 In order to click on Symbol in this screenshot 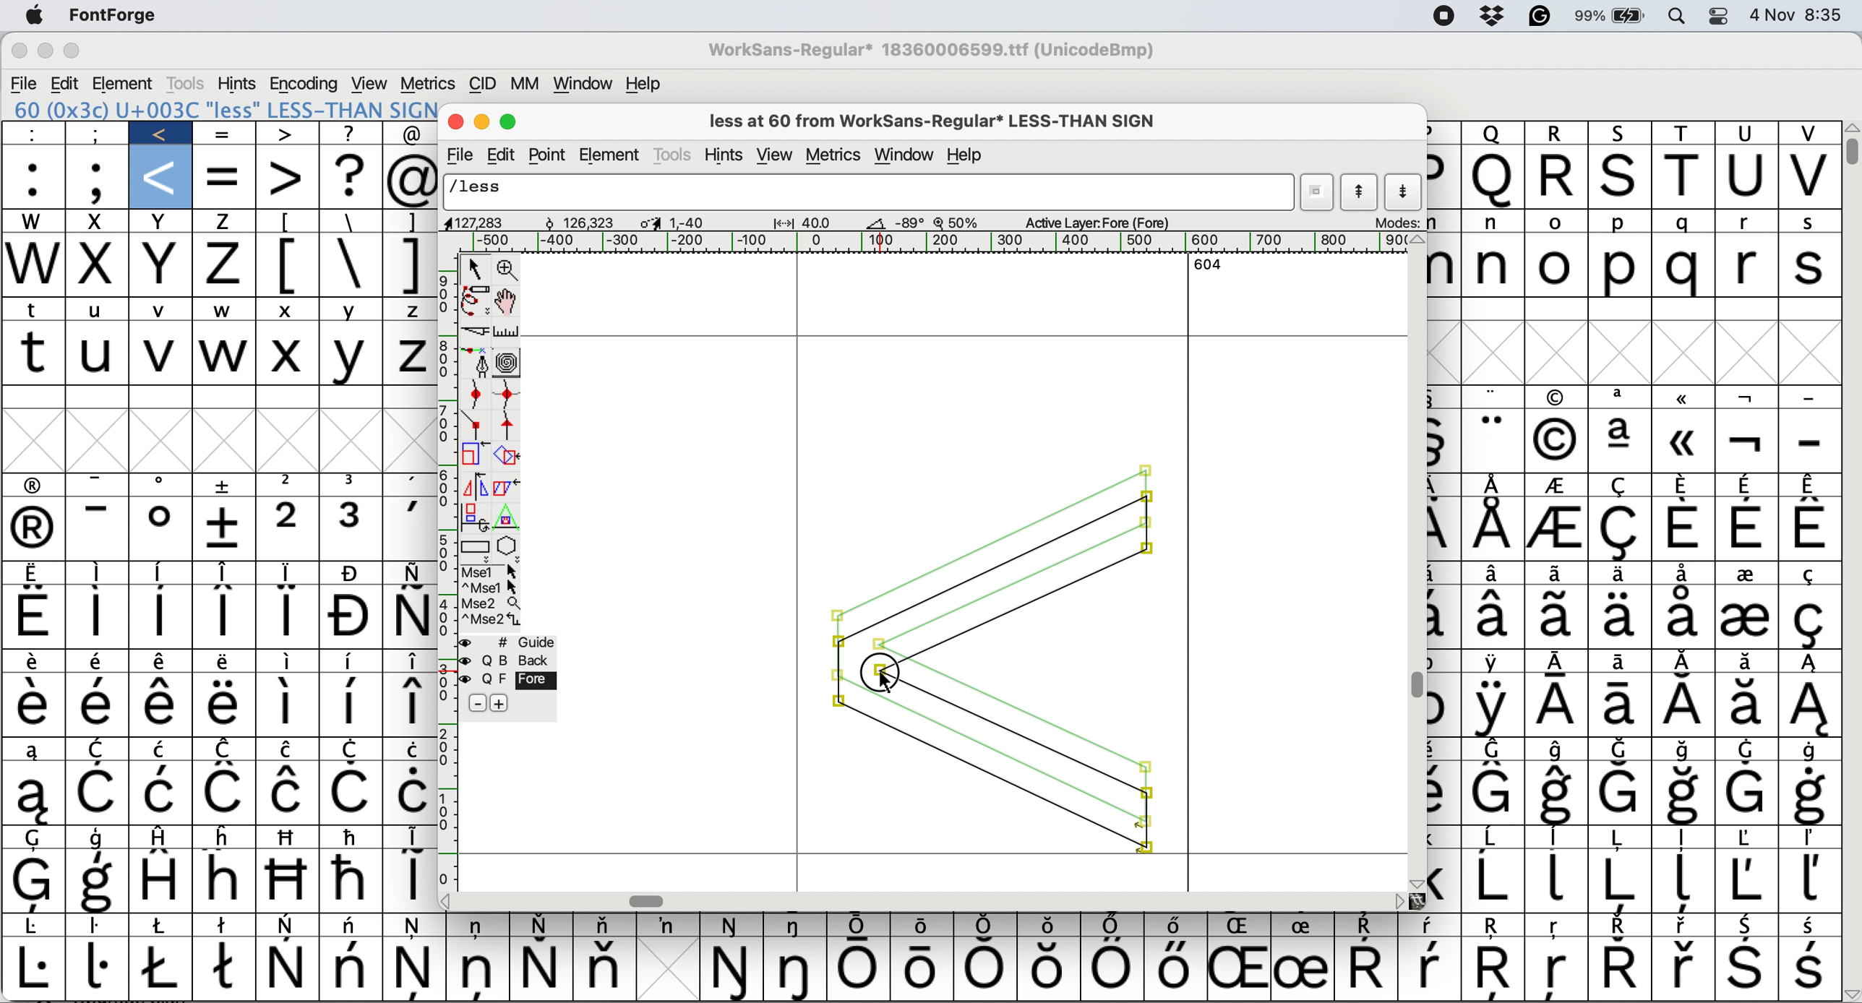, I will do `click(1560, 751)`.